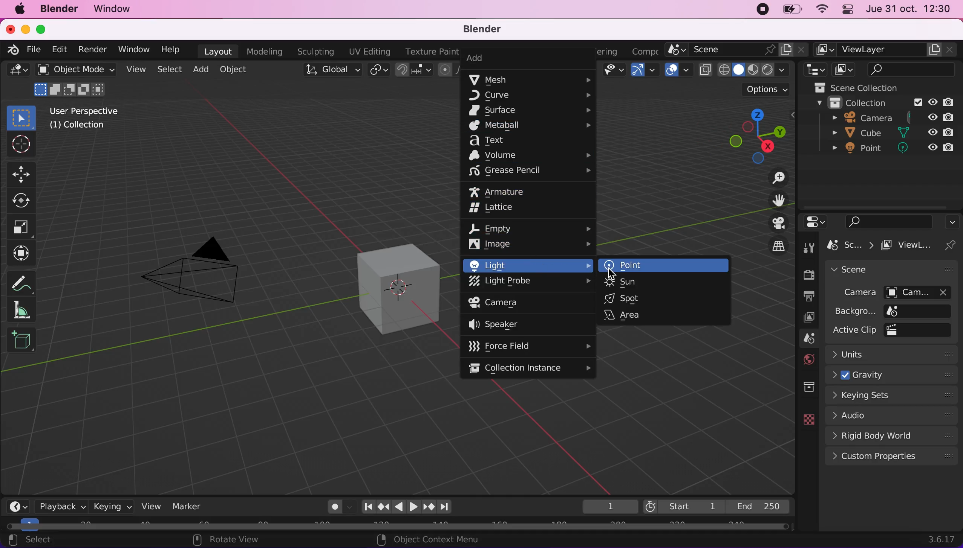 This screenshot has height=548, width=963. I want to click on search, so click(912, 69).